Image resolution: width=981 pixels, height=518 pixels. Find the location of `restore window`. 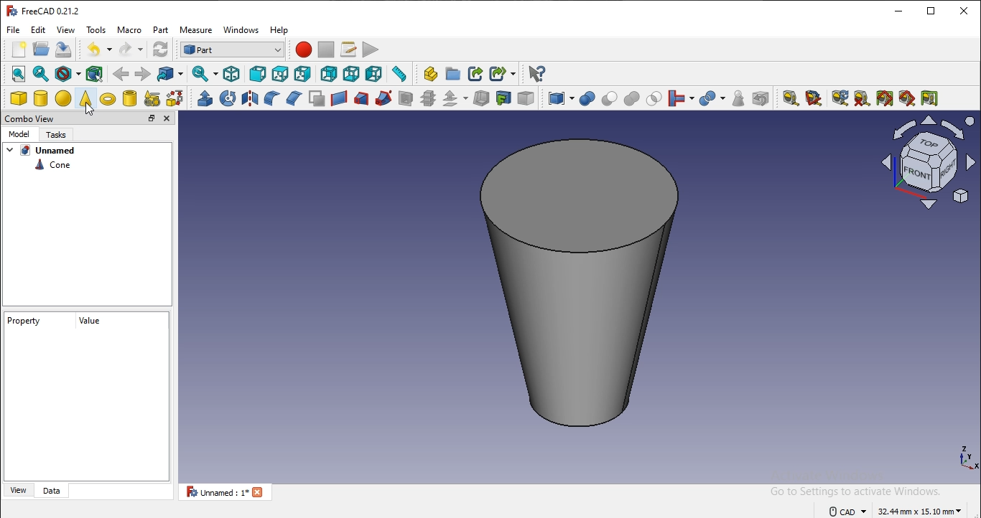

restore window is located at coordinates (931, 11).